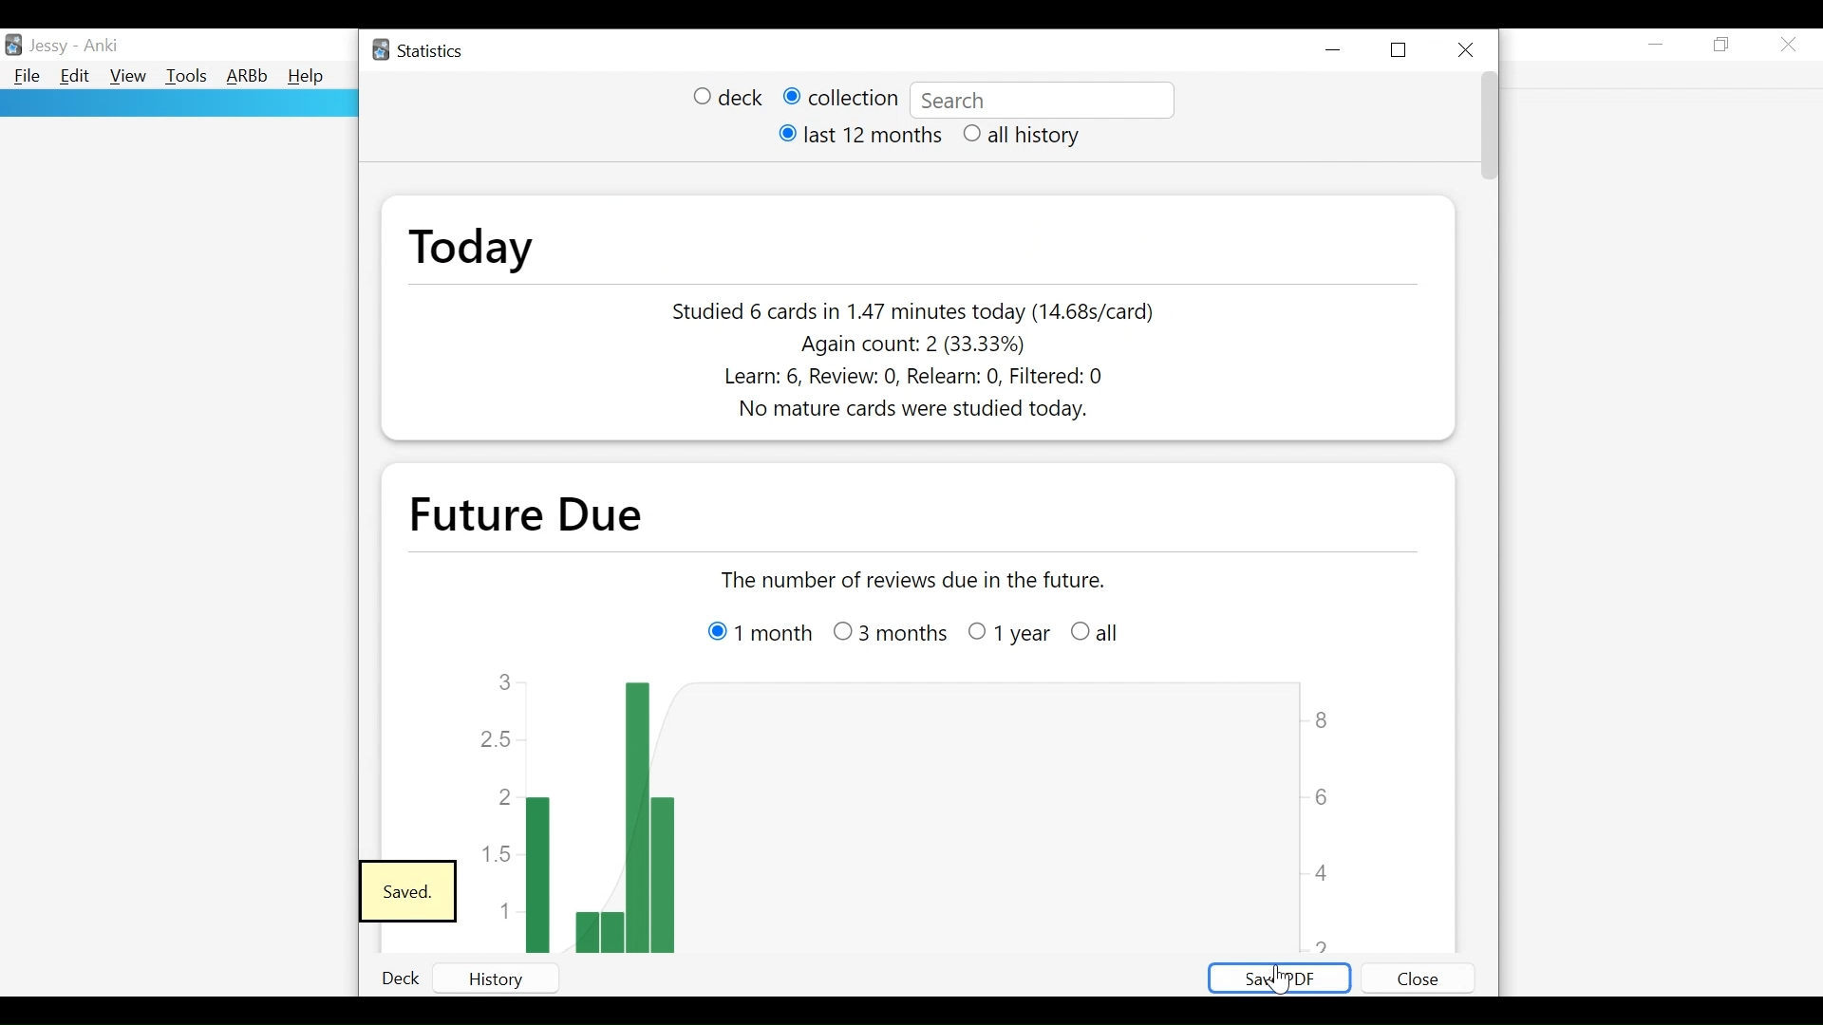 The image size is (1823, 1025). Describe the element at coordinates (310, 77) in the screenshot. I see `Help` at that location.